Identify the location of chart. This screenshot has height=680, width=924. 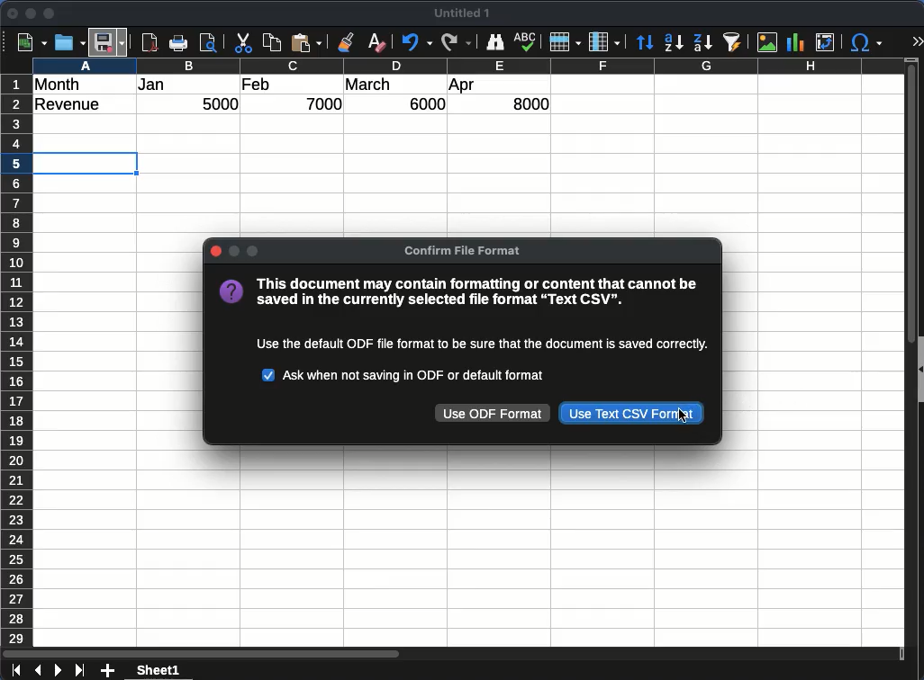
(793, 41).